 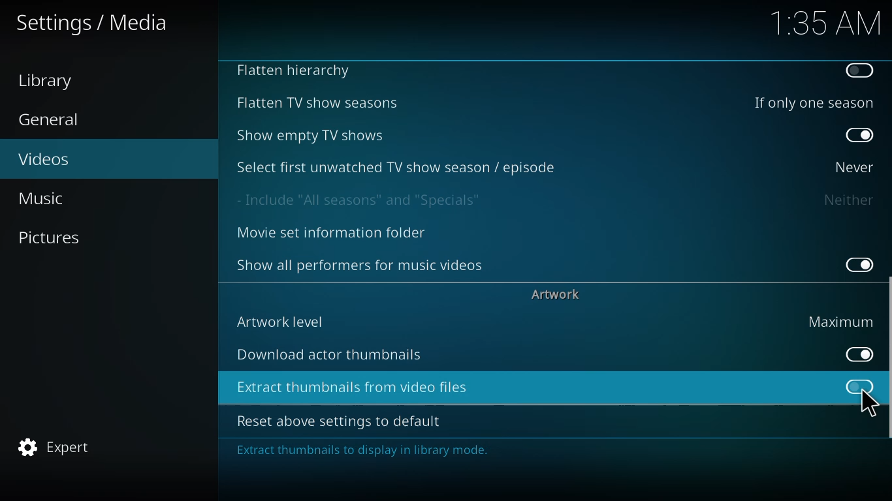 I want to click on info, so click(x=366, y=452).